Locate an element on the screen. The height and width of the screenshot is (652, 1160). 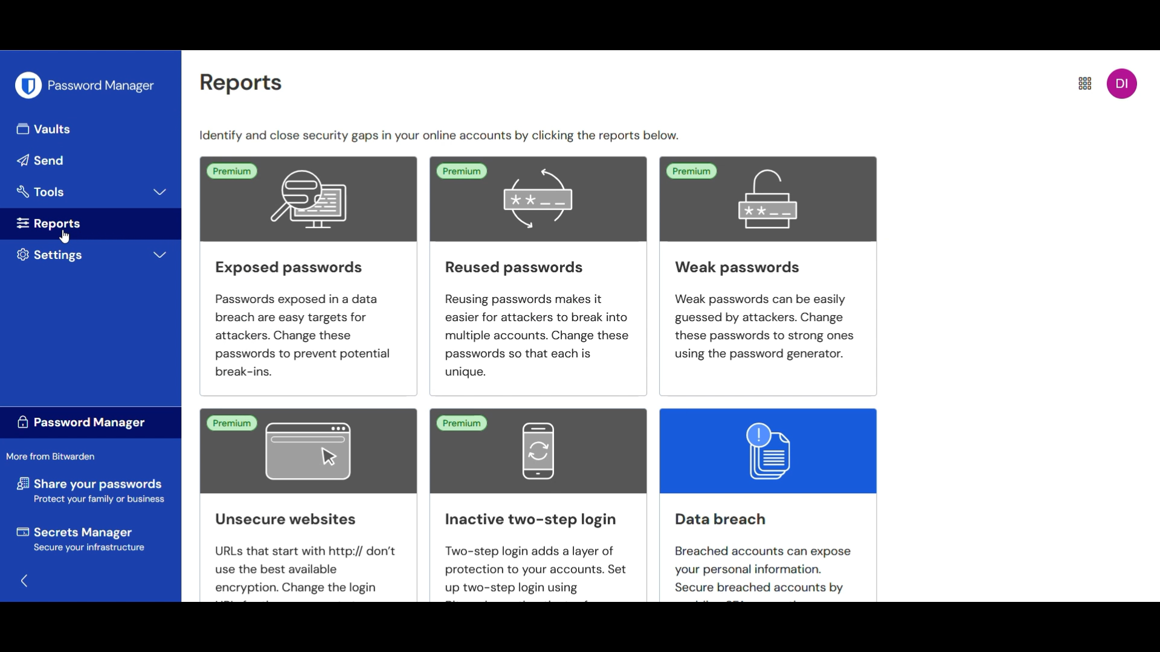
Reused passwordsReusing passwords makes iteasier for attackers to break intomultiple accounts. Change thesepasswords so that each is unique. is located at coordinates (538, 278).